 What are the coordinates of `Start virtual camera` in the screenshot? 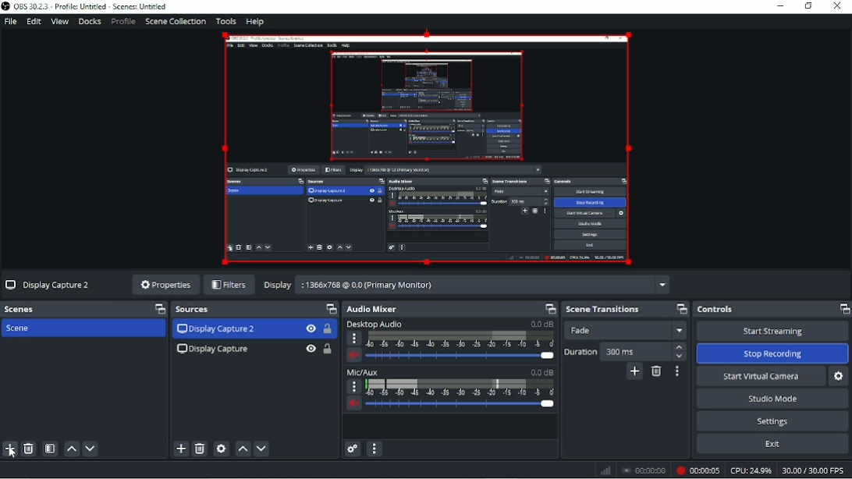 It's located at (760, 377).